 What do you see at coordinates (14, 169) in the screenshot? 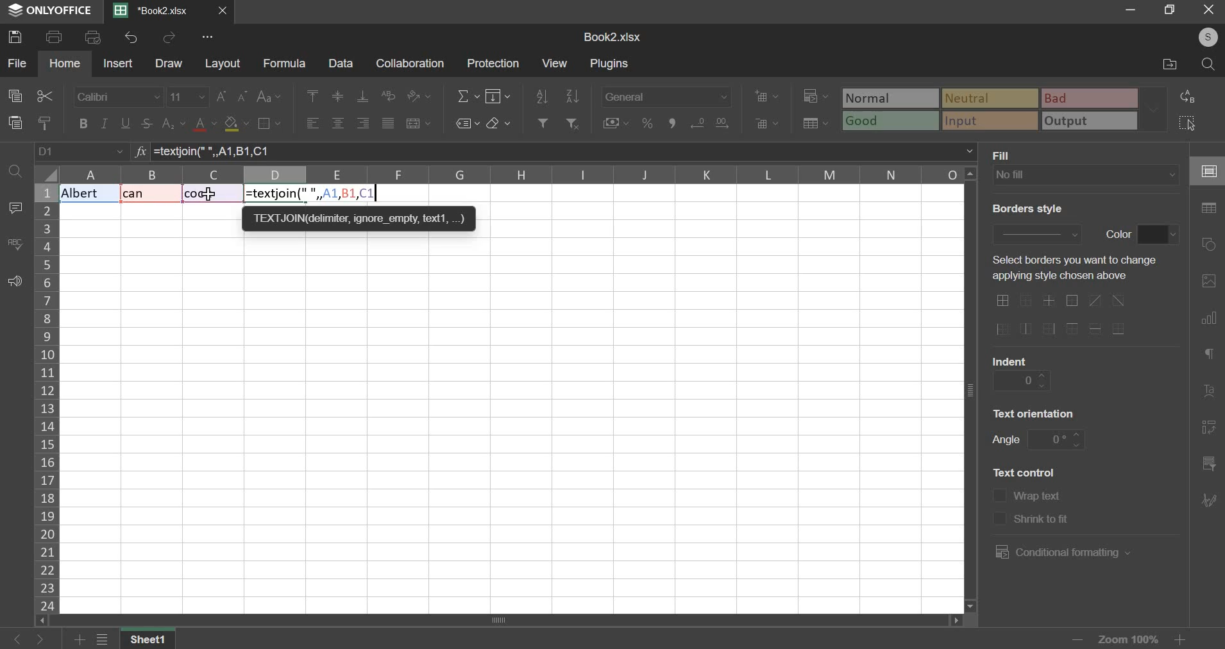
I see `find` at bounding box center [14, 169].